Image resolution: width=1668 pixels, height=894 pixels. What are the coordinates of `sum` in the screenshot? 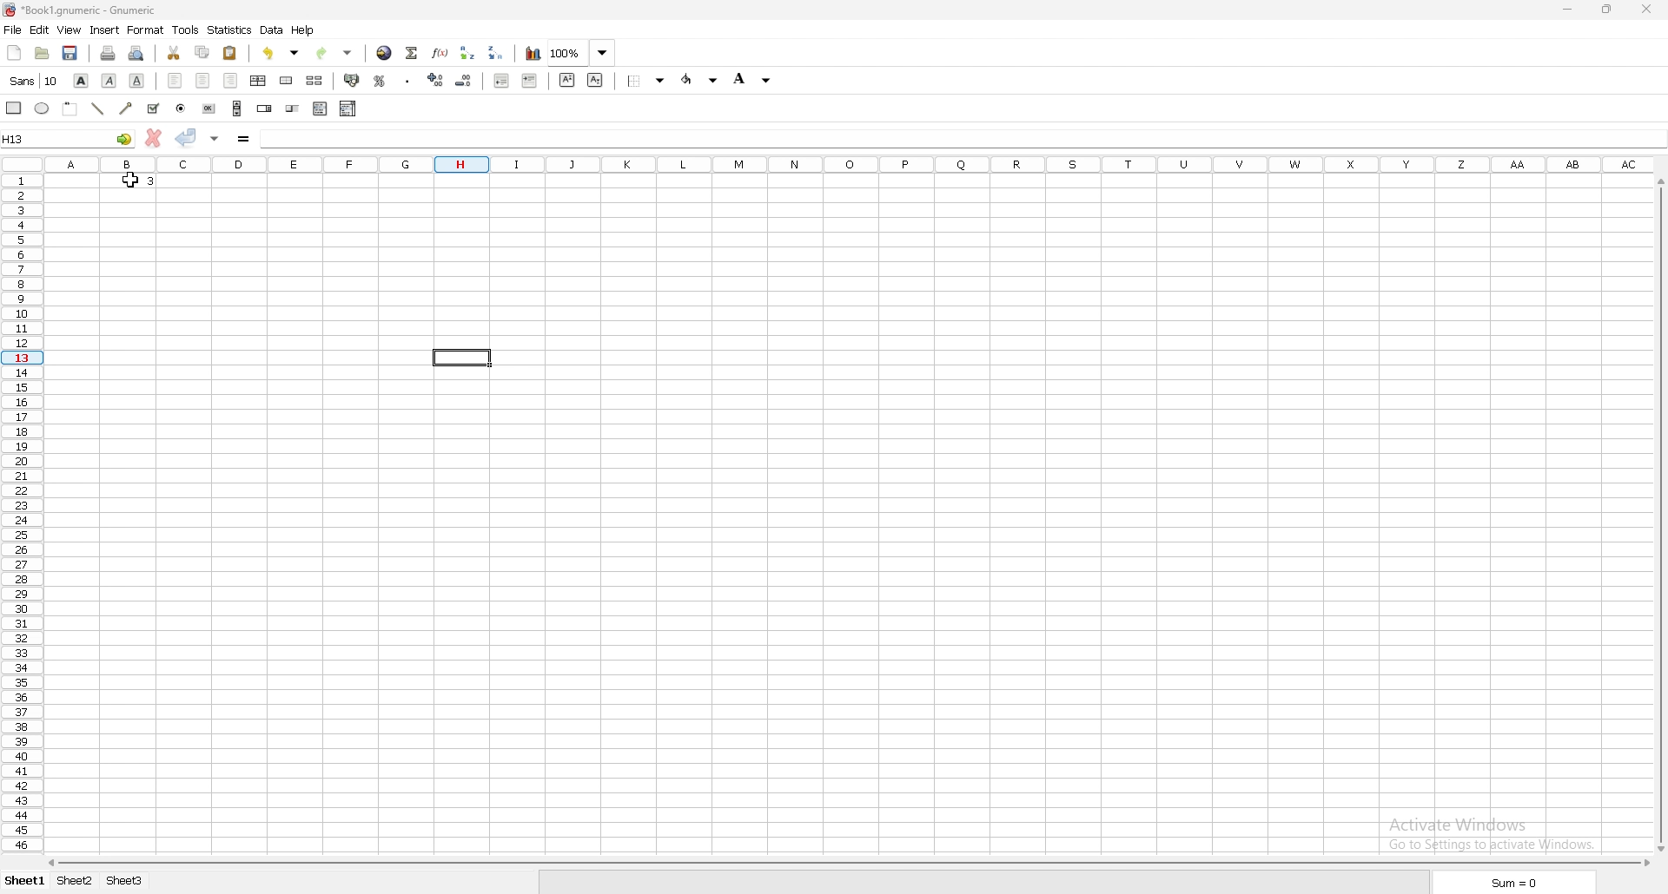 It's located at (1515, 883).